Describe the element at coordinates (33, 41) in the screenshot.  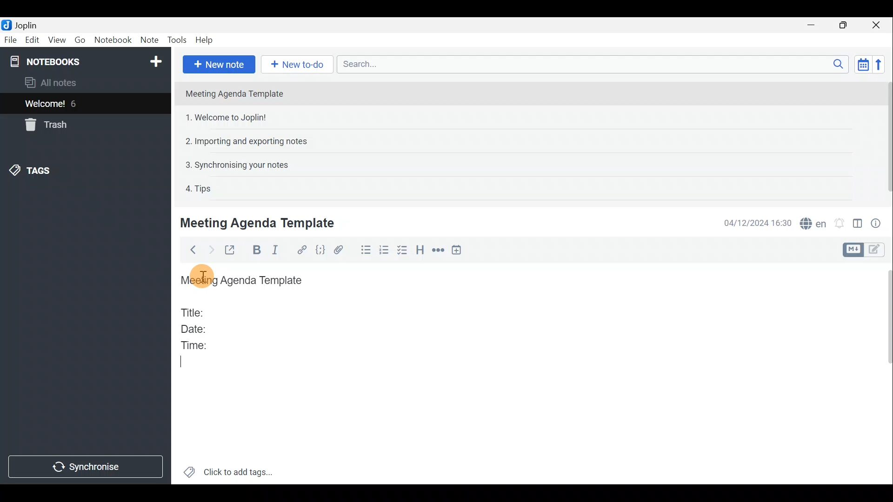
I see `Edit` at that location.